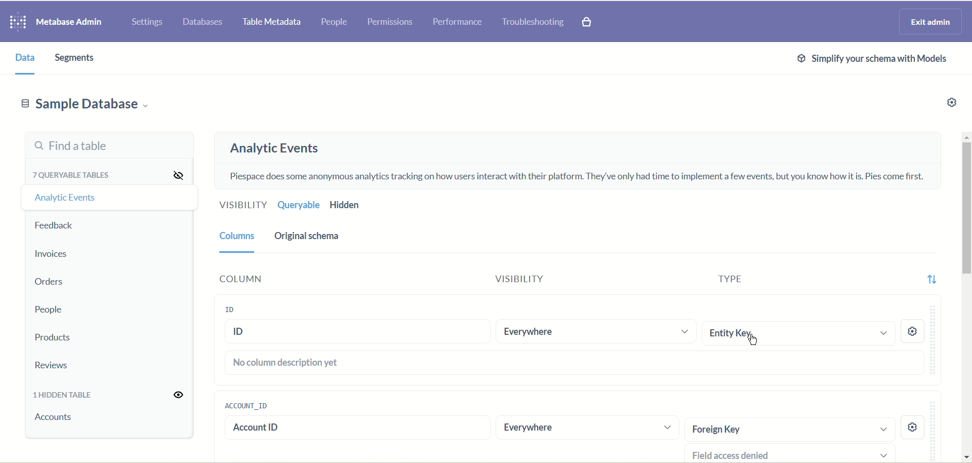 Image resolution: width=972 pixels, height=463 pixels. I want to click on sort, so click(933, 279).